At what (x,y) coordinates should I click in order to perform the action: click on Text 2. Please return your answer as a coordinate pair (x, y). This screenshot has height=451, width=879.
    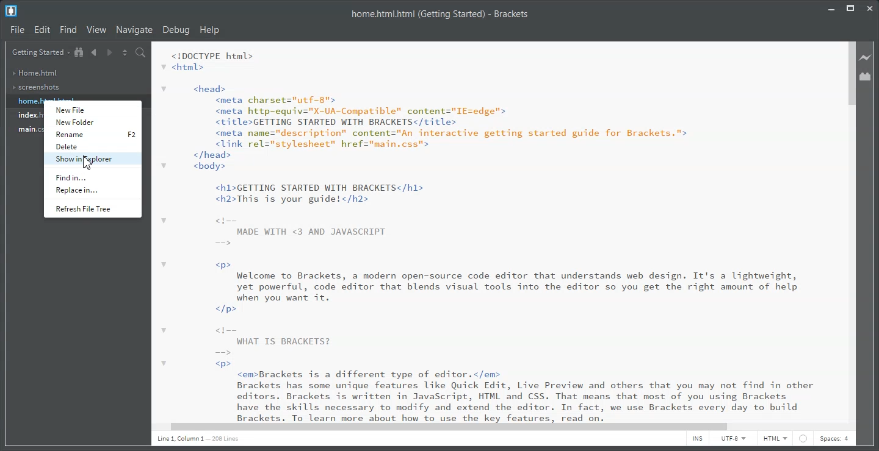
    Looking at the image, I should click on (492, 232).